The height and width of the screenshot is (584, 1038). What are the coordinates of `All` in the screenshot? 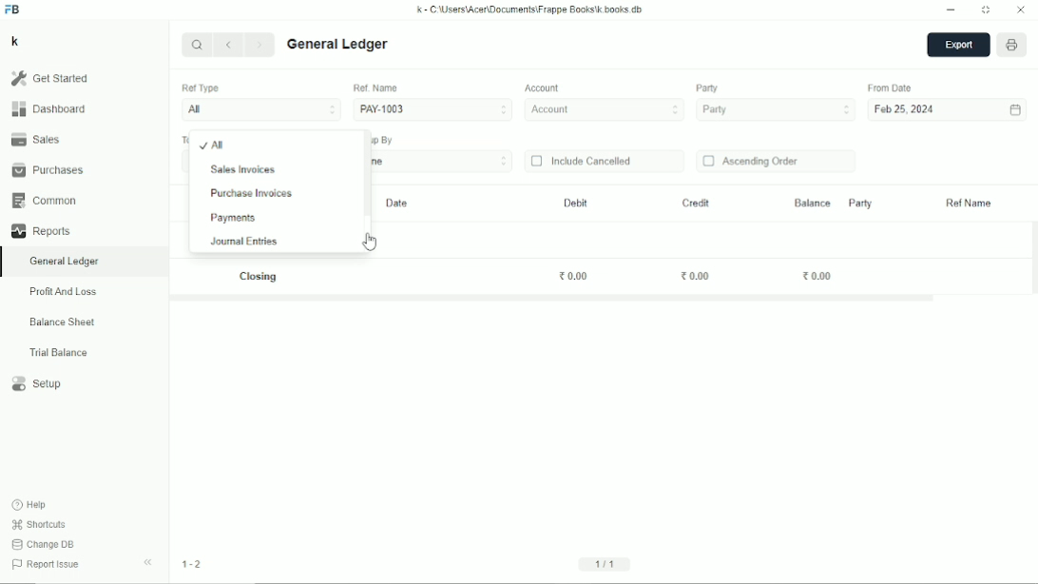 It's located at (260, 110).